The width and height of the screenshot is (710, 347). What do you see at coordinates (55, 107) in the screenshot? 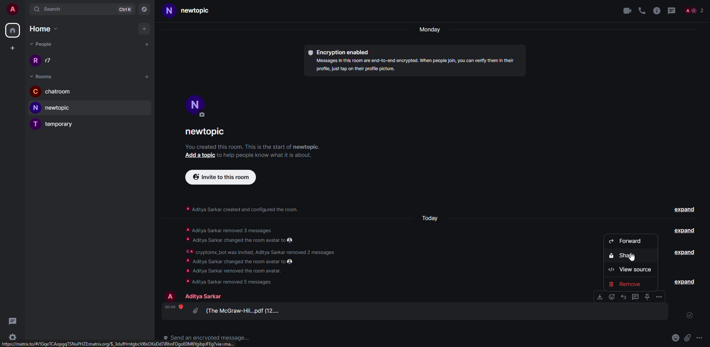
I see `new topic` at bounding box center [55, 107].